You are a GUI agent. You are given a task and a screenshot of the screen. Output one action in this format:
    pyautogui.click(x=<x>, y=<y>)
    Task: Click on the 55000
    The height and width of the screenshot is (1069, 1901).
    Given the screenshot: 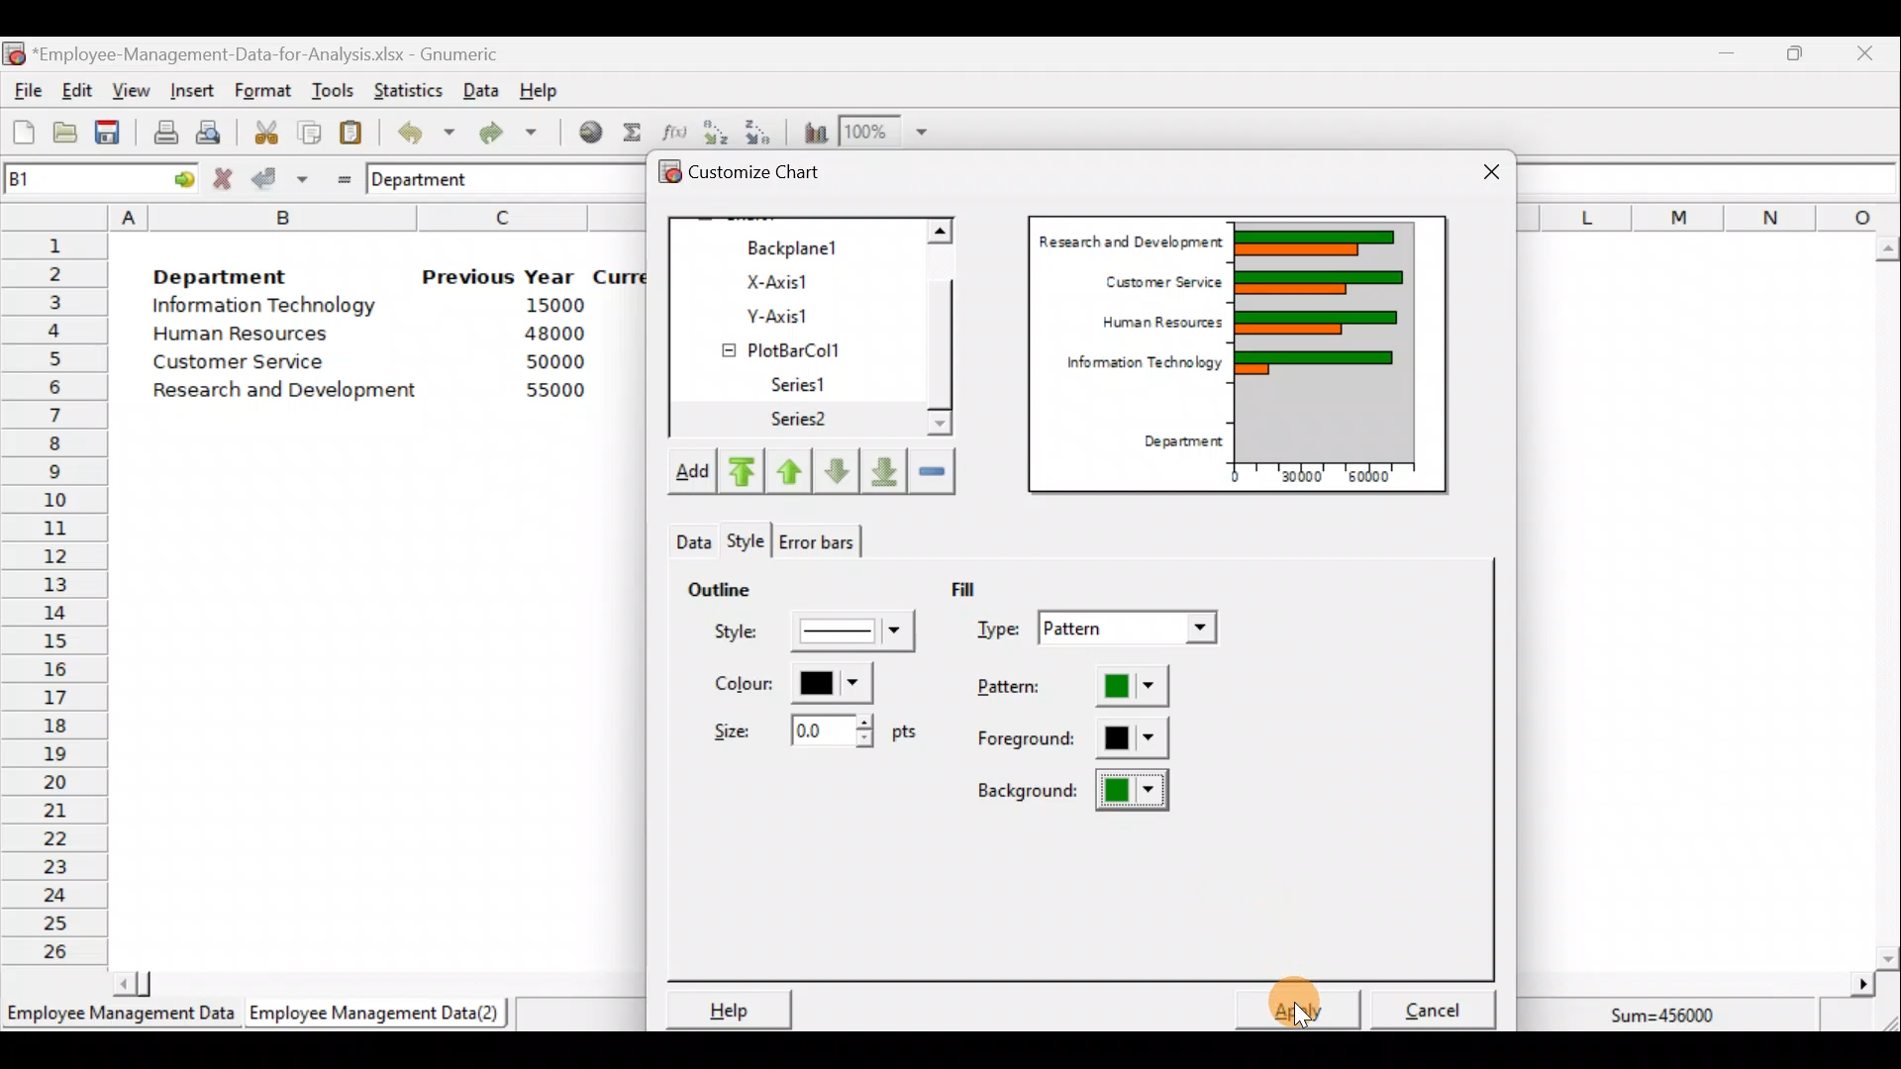 What is the action you would take?
    pyautogui.click(x=556, y=390)
    